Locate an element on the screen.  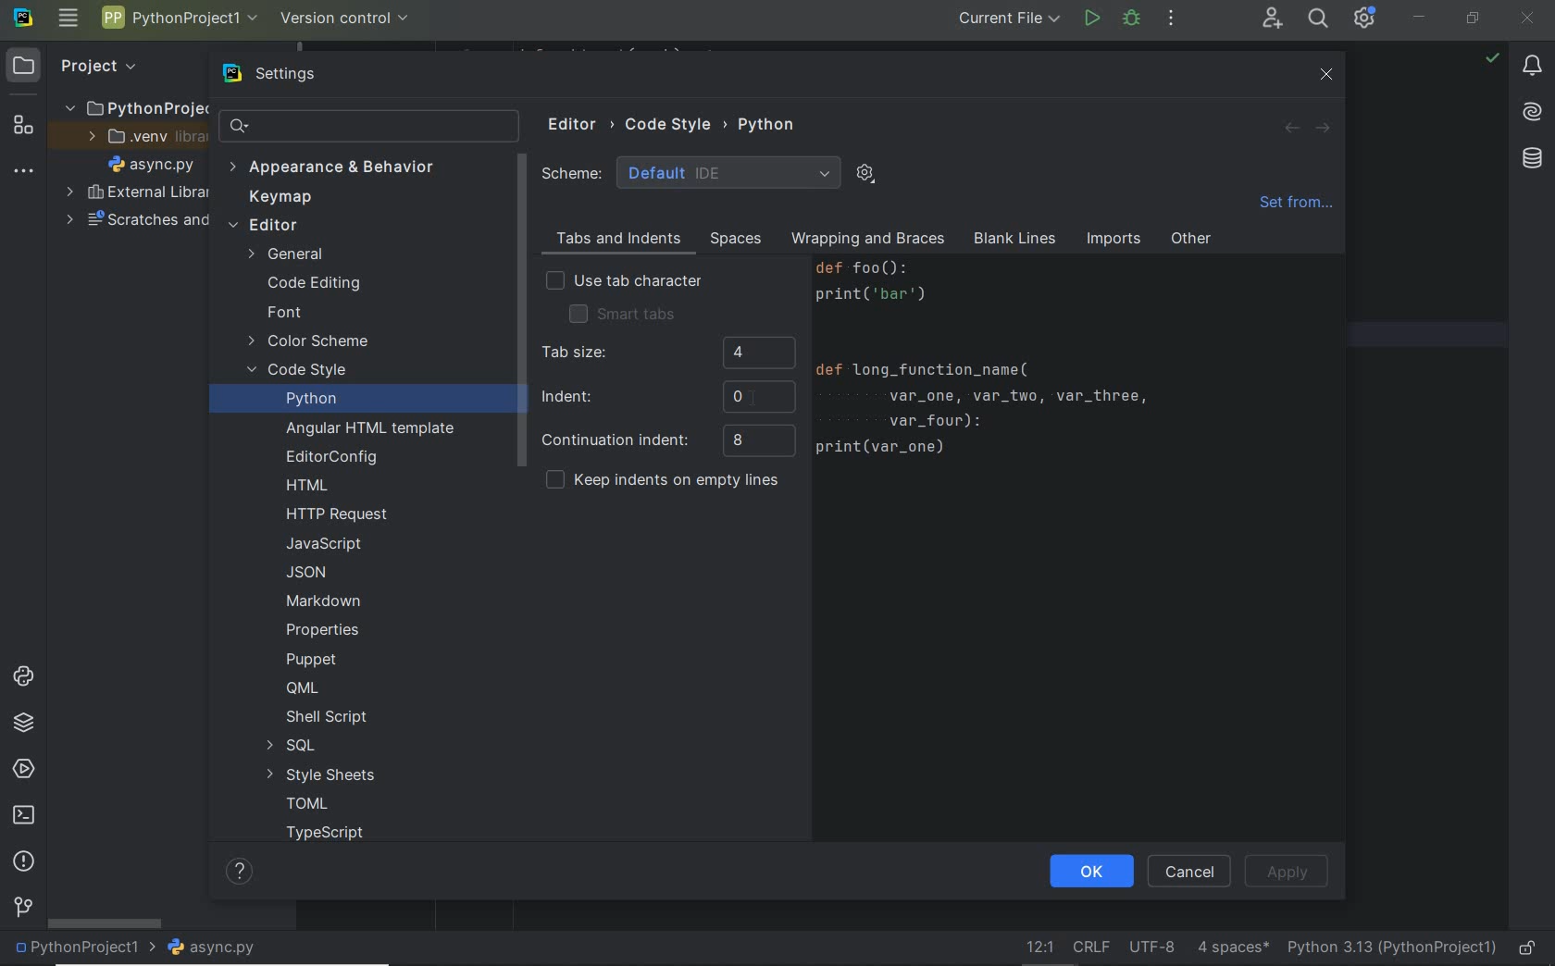
STYLE SHEETS is located at coordinates (321, 774).